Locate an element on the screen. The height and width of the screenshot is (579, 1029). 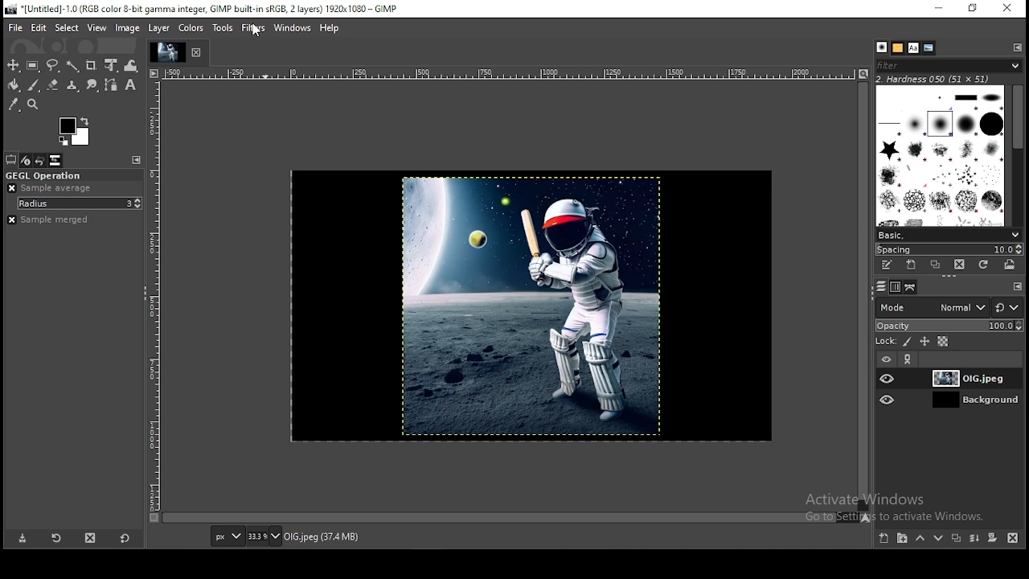
tools is located at coordinates (222, 28).